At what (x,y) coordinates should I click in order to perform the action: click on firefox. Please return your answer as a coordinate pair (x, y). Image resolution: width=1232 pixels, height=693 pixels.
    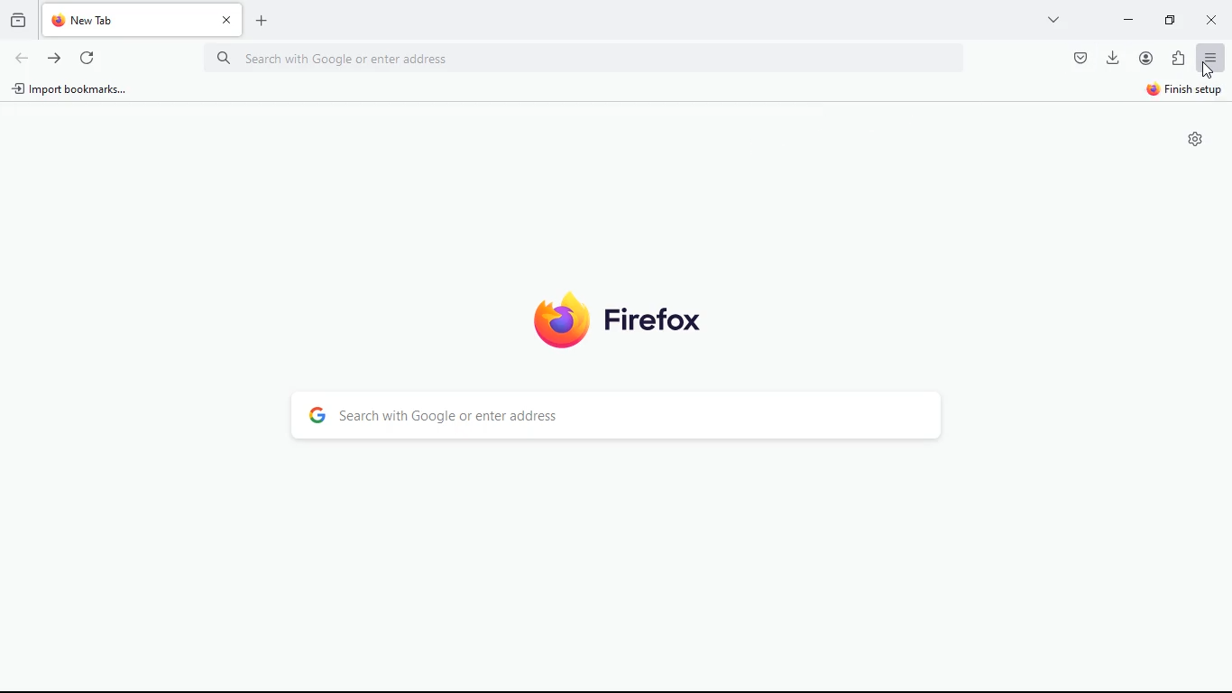
    Looking at the image, I should click on (618, 319).